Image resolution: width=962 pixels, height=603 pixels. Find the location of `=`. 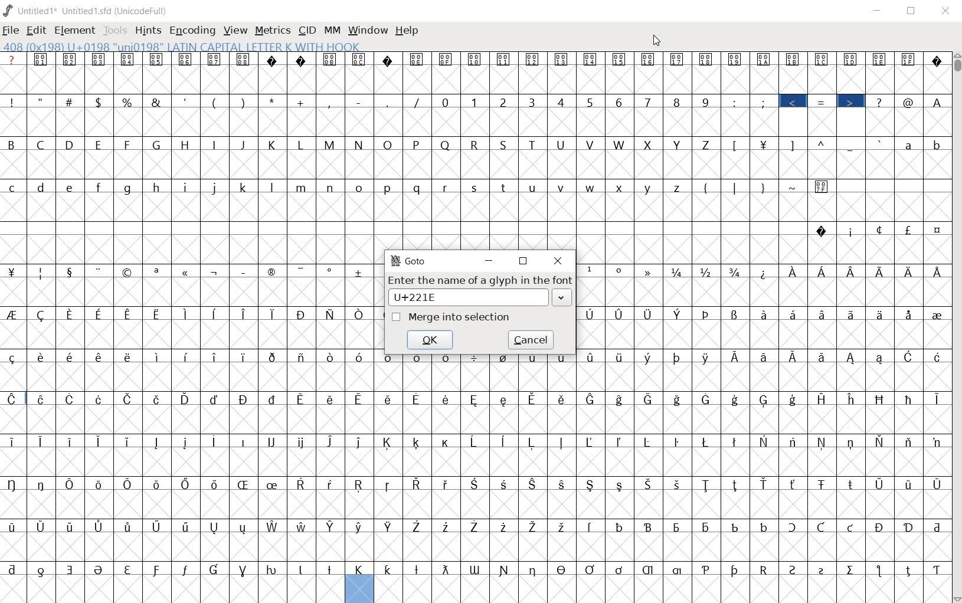

= is located at coordinates (822, 101).